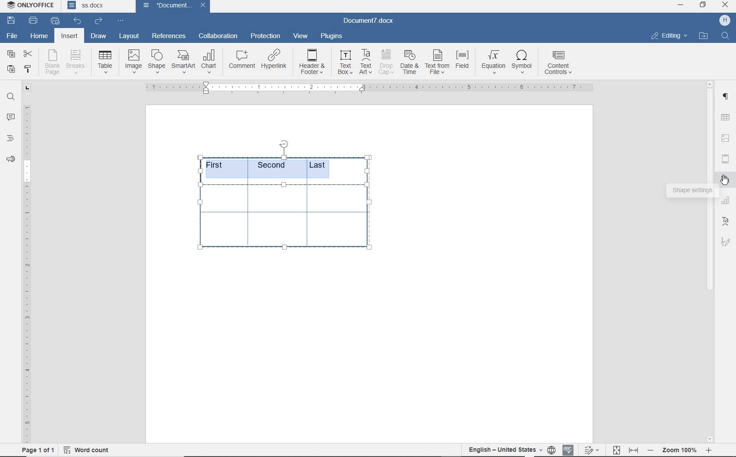 Image resolution: width=736 pixels, height=457 pixels. I want to click on HP, so click(724, 20).